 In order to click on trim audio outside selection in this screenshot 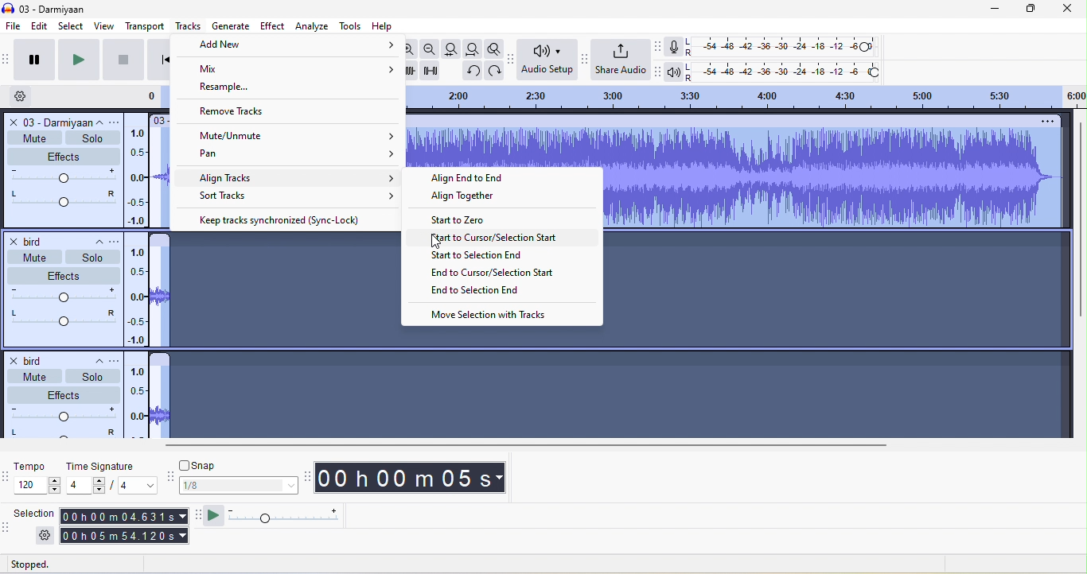, I will do `click(409, 71)`.